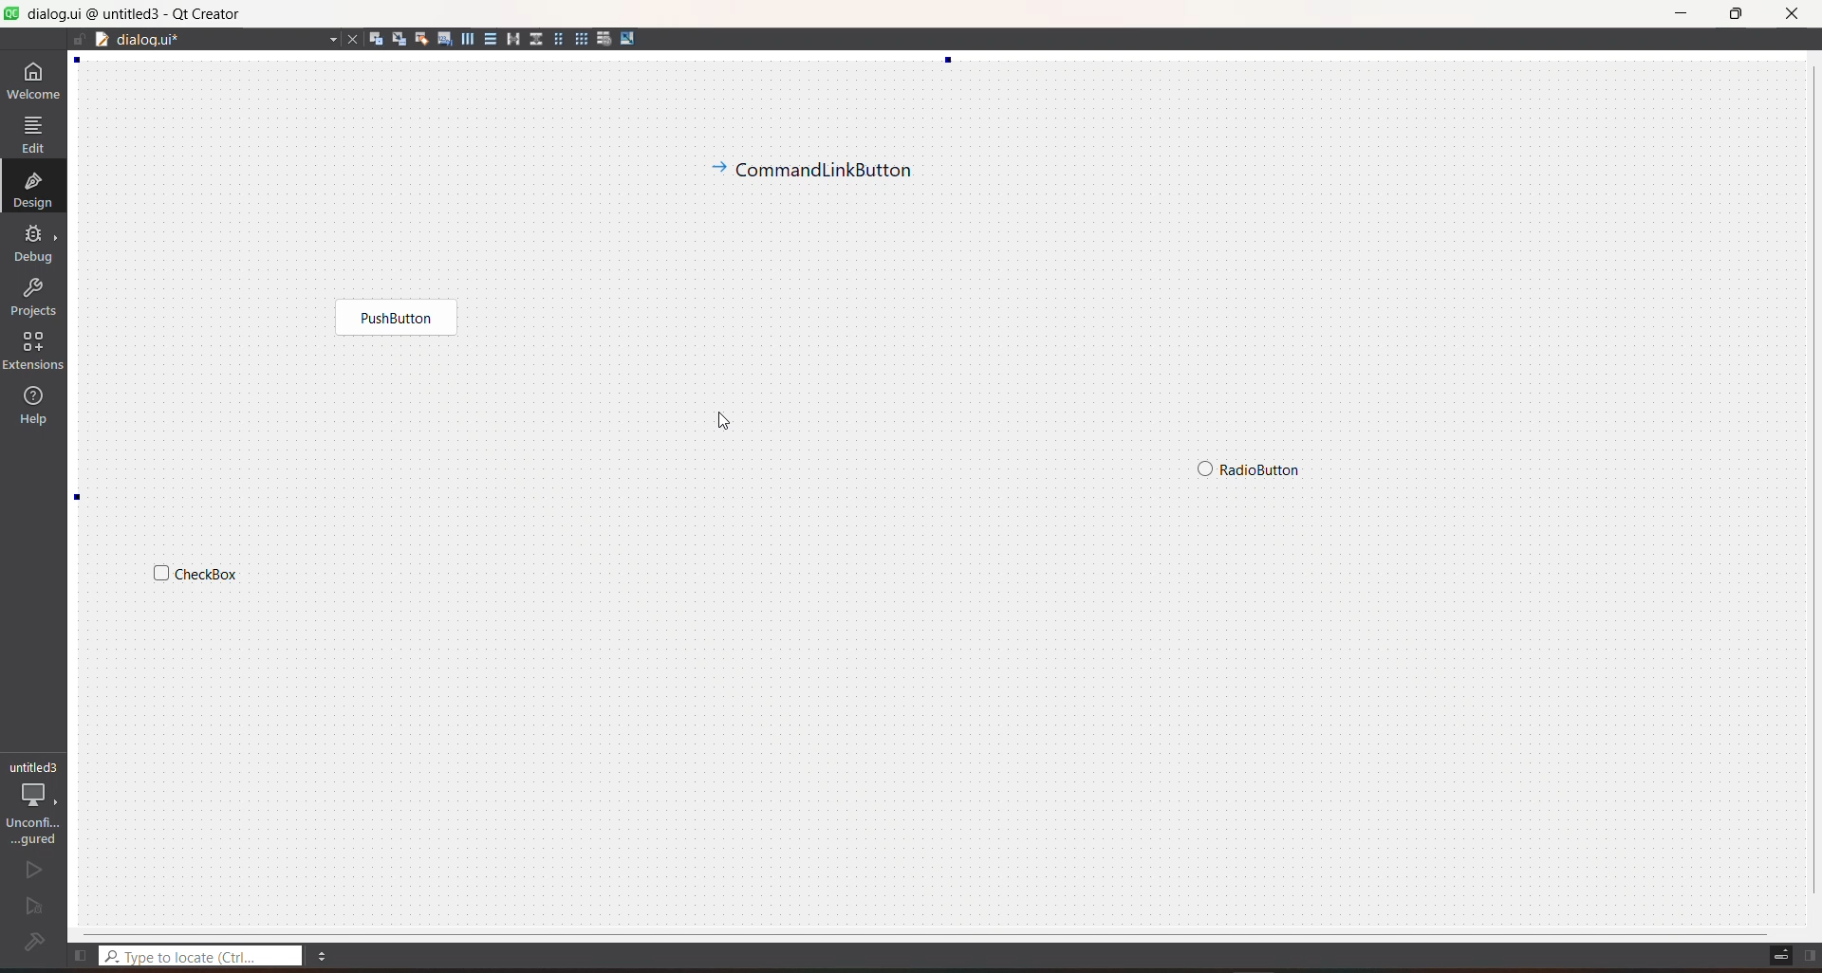  Describe the element at coordinates (487, 39) in the screenshot. I see `layout vertically` at that location.